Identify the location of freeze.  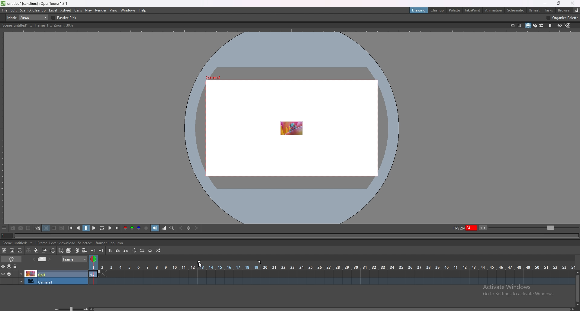
(550, 26).